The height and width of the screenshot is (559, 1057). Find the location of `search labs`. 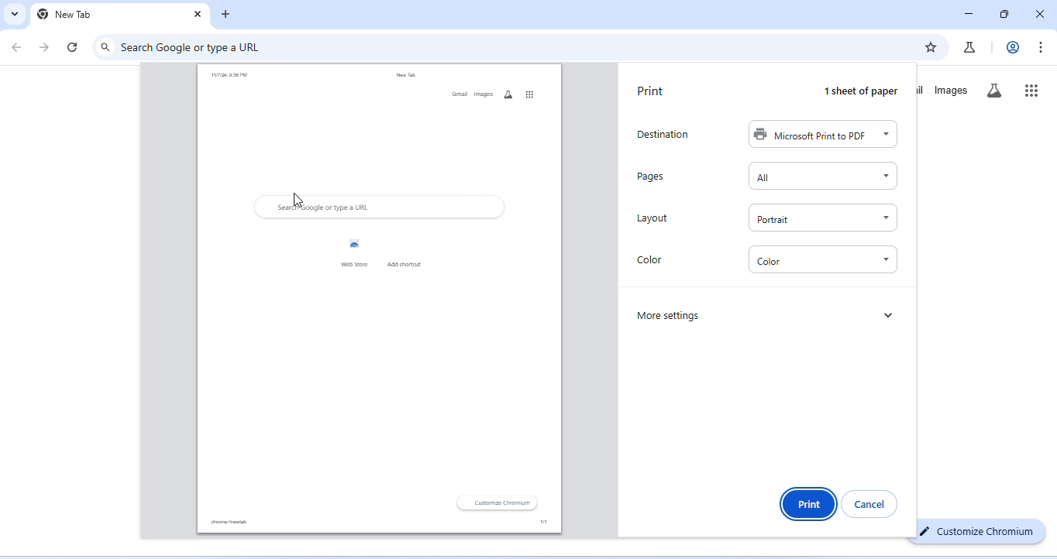

search labs is located at coordinates (505, 94).